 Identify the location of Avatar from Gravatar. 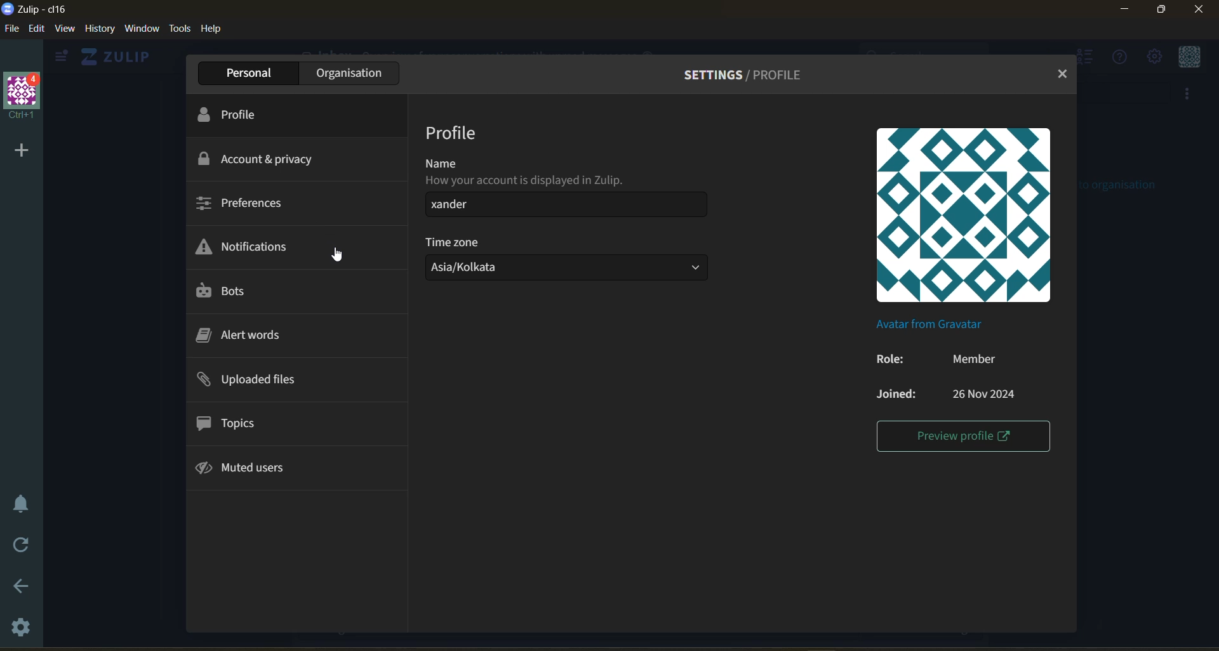
(923, 324).